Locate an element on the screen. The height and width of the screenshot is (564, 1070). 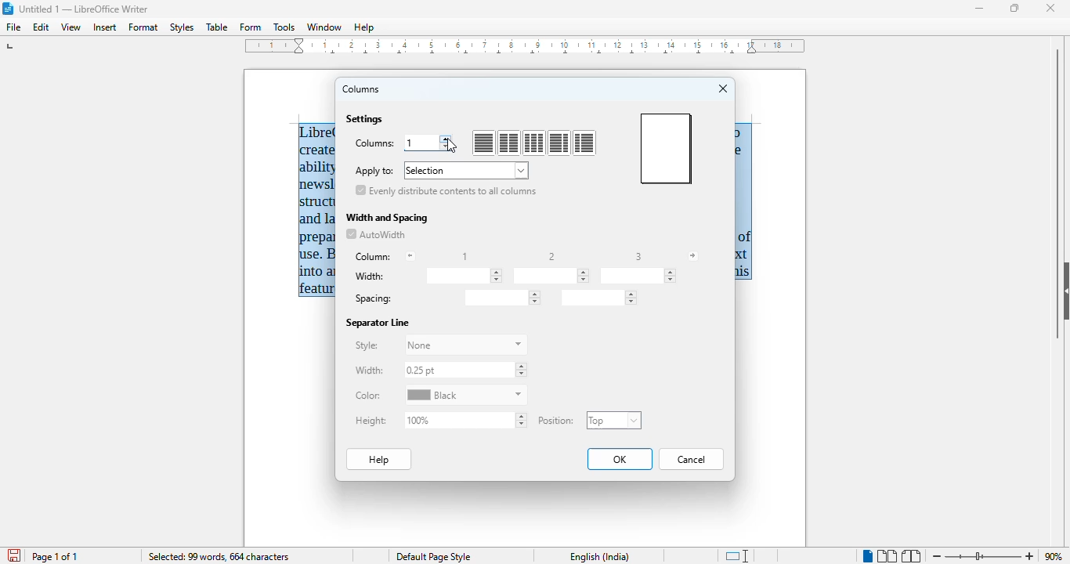
apply to: selection is located at coordinates (440, 170).